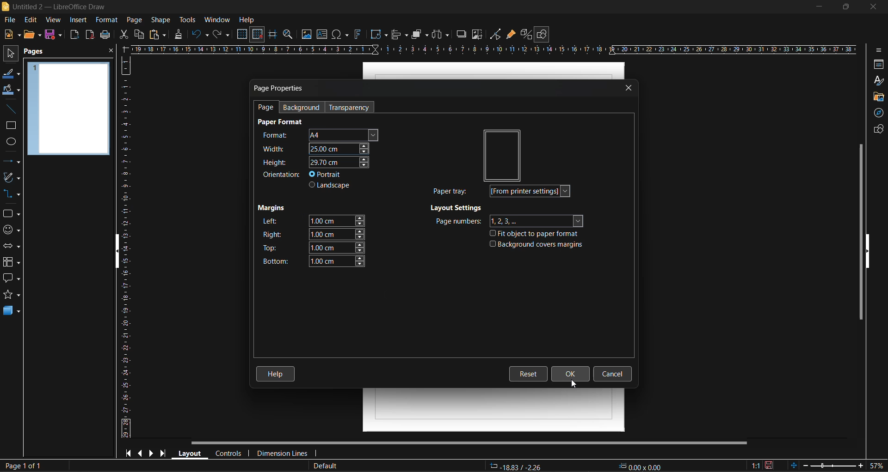  I want to click on click to save, so click(769, 465).